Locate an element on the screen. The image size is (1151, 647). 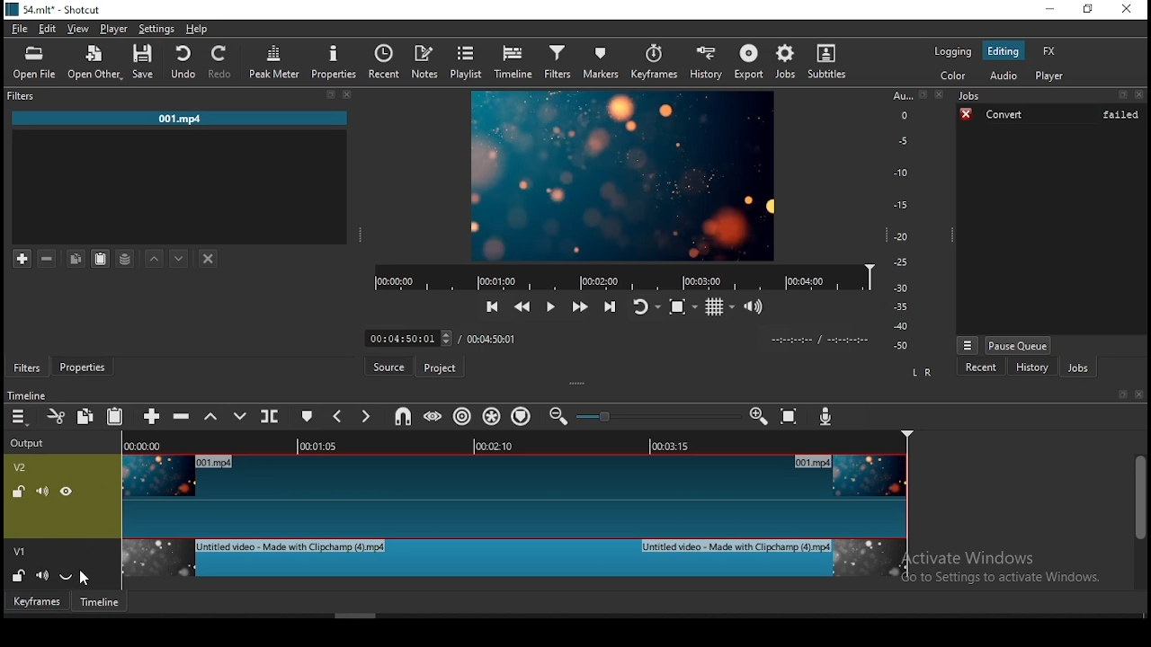
output is located at coordinates (30, 445).